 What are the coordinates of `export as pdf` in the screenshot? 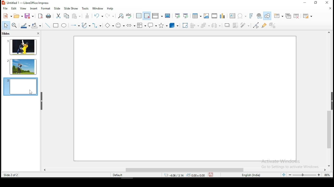 It's located at (40, 16).